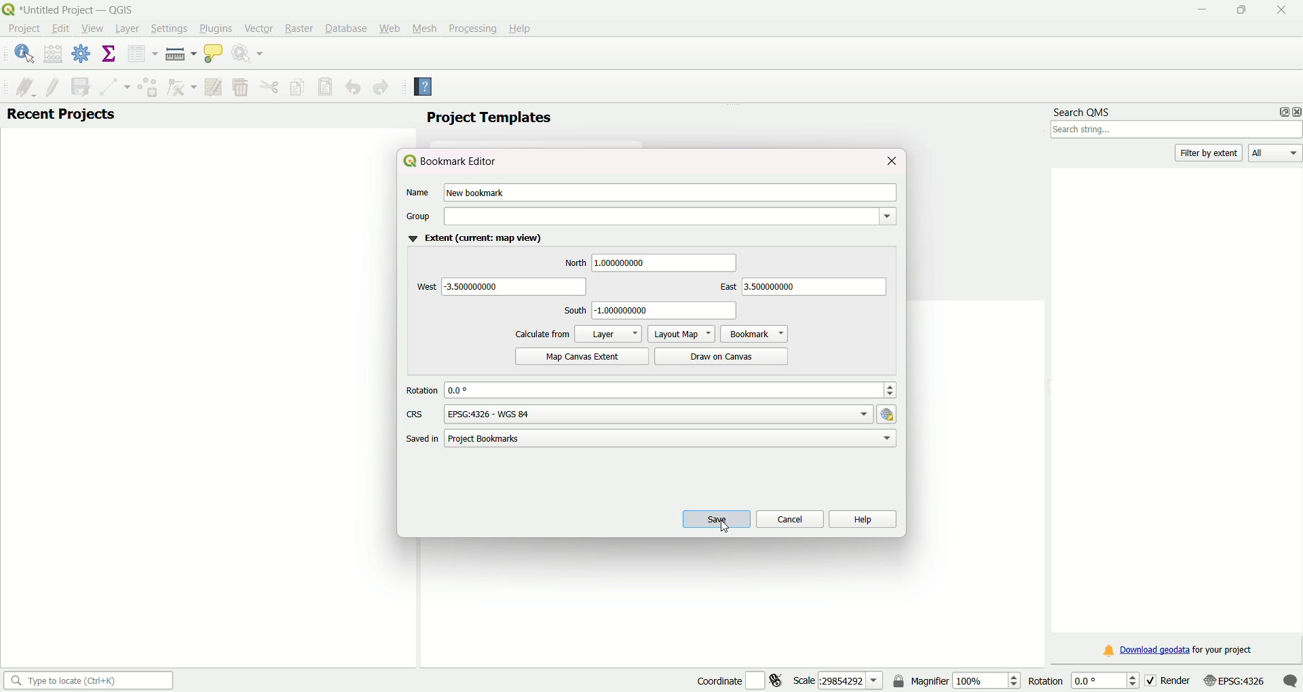 The height and width of the screenshot is (692, 1303). Describe the element at coordinates (381, 88) in the screenshot. I see `redo` at that location.